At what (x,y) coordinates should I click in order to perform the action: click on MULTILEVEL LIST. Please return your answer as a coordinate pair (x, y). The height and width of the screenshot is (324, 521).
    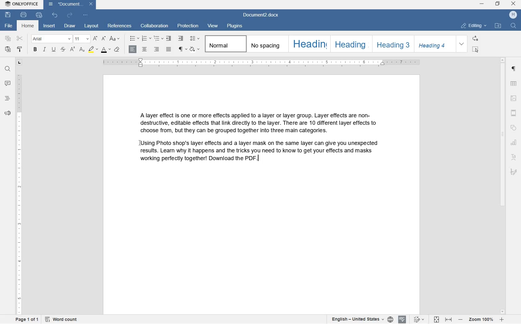
    Looking at the image, I should click on (158, 38).